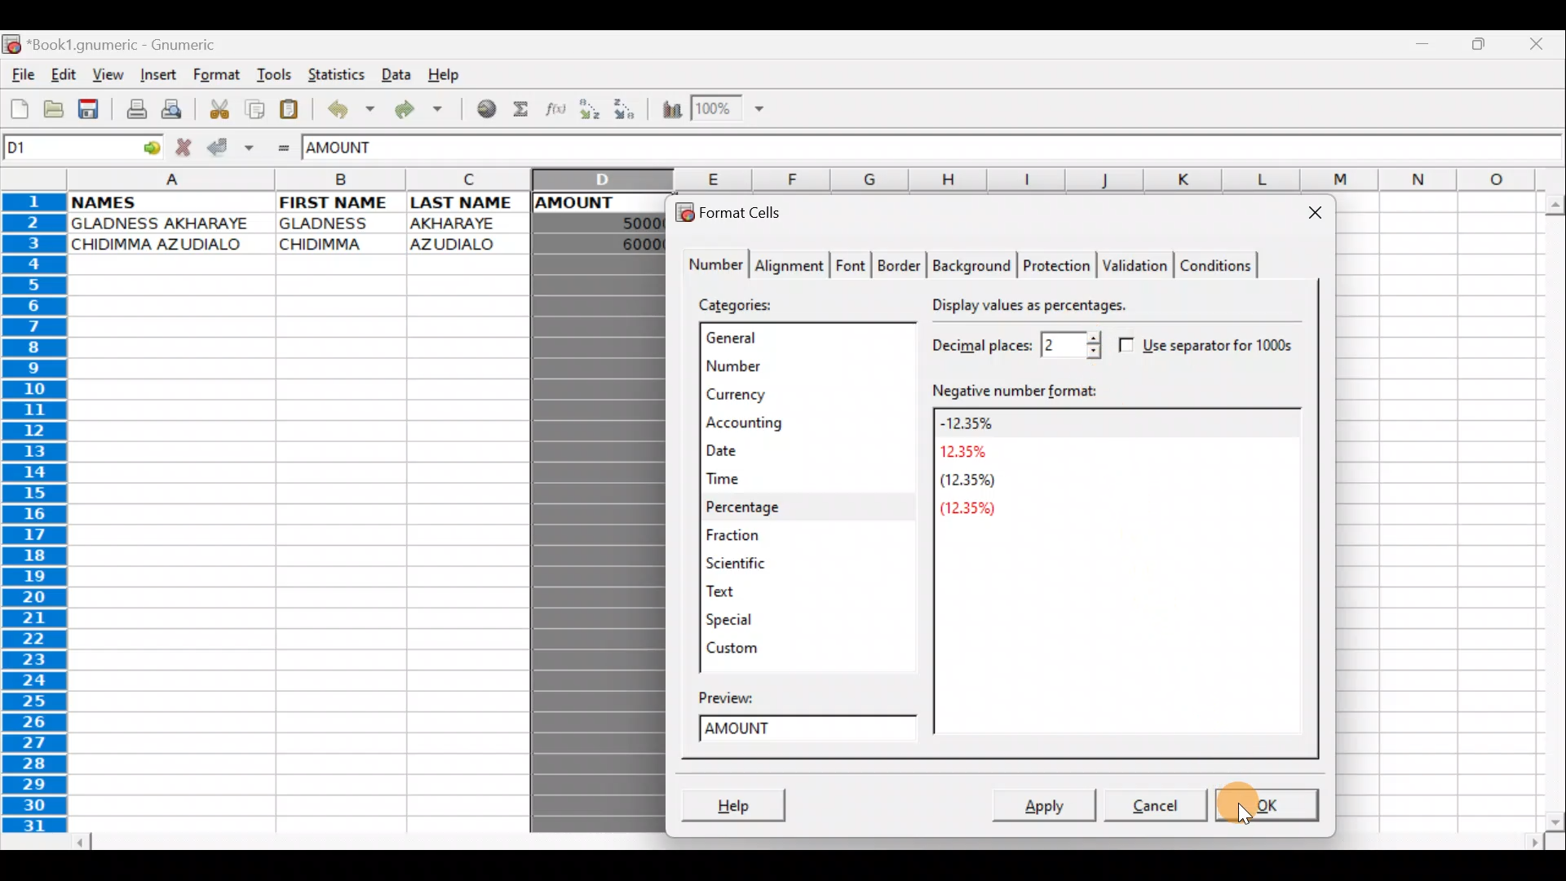  I want to click on Close, so click(1537, 42).